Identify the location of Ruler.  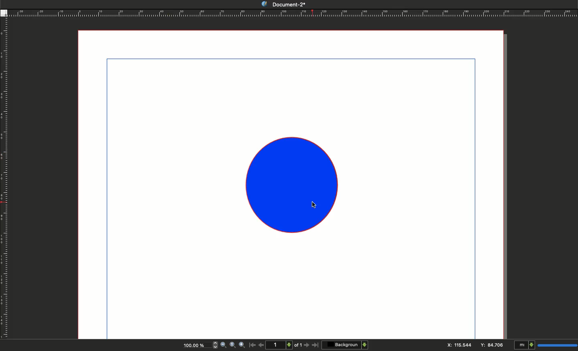
(293, 13).